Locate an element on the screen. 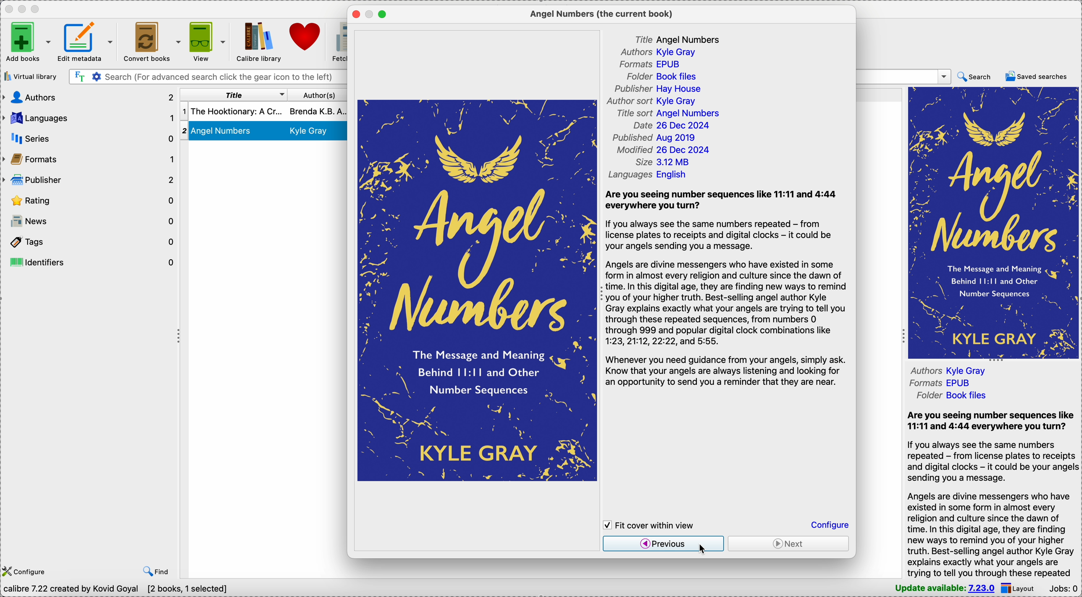 This screenshot has width=1082, height=597. search is located at coordinates (975, 77).